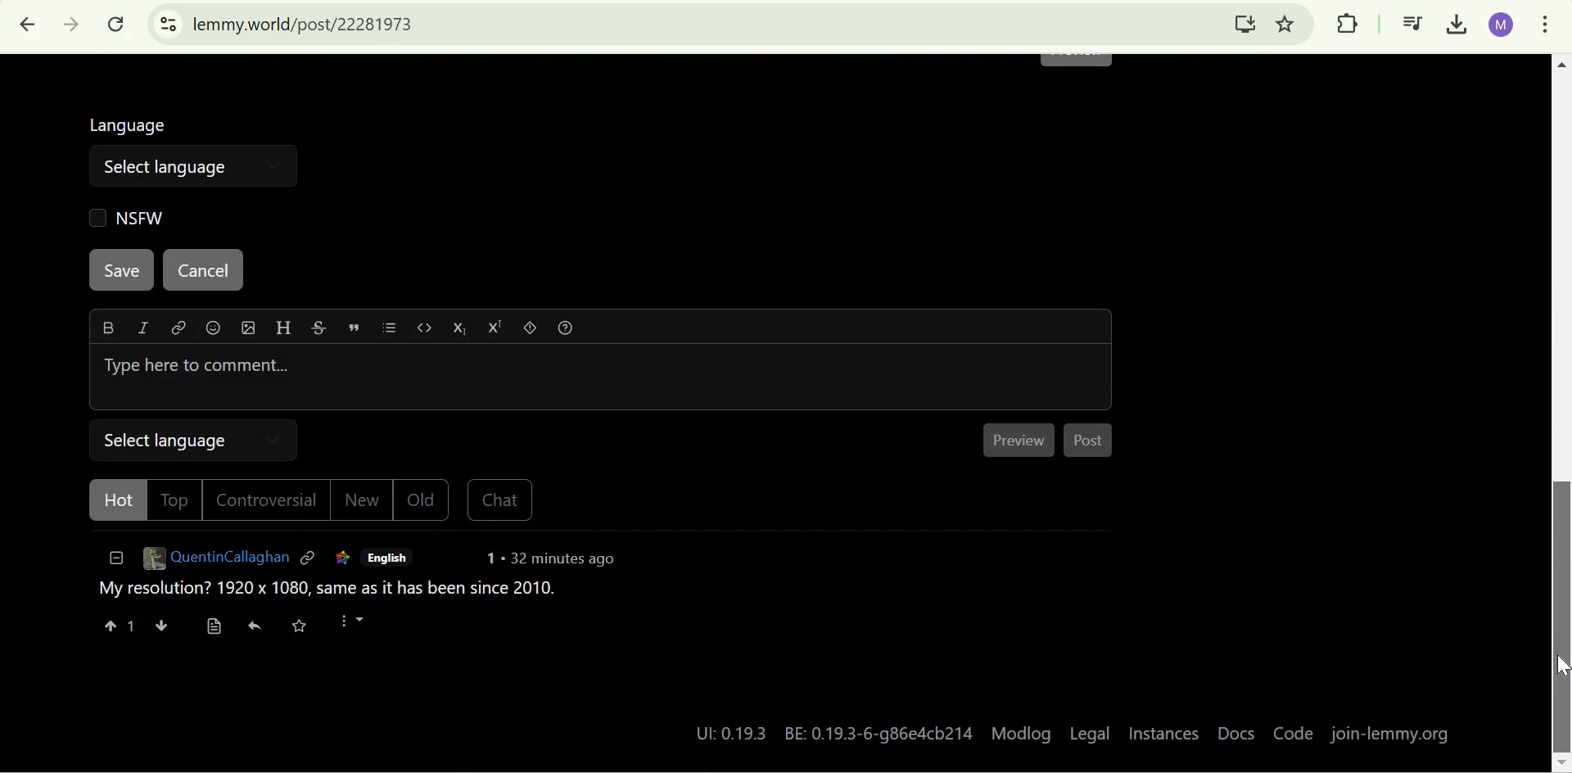  What do you see at coordinates (361, 627) in the screenshot?
I see `More` at bounding box center [361, 627].